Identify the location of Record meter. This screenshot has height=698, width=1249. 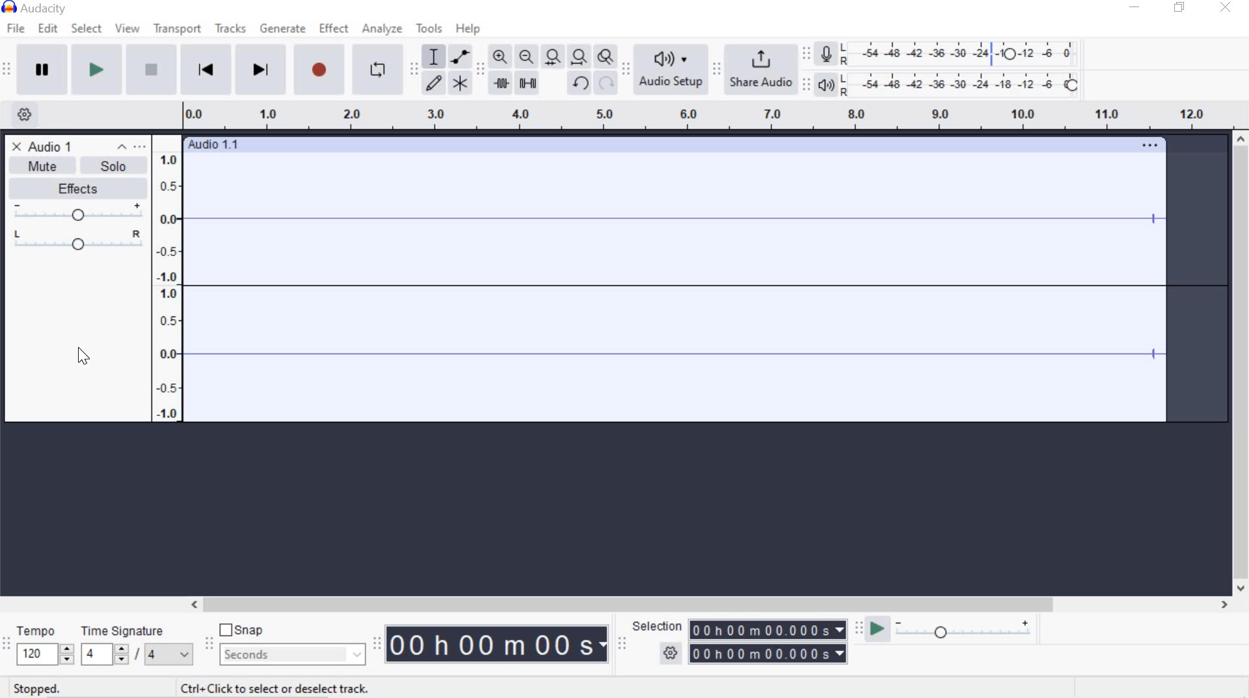
(826, 53).